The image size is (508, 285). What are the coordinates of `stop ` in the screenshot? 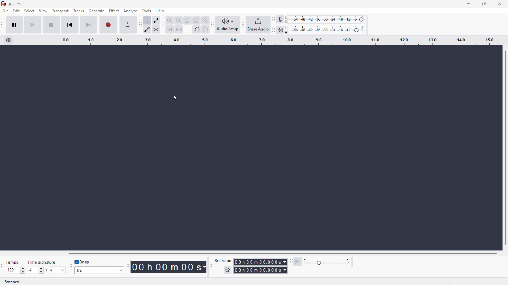 It's located at (52, 25).